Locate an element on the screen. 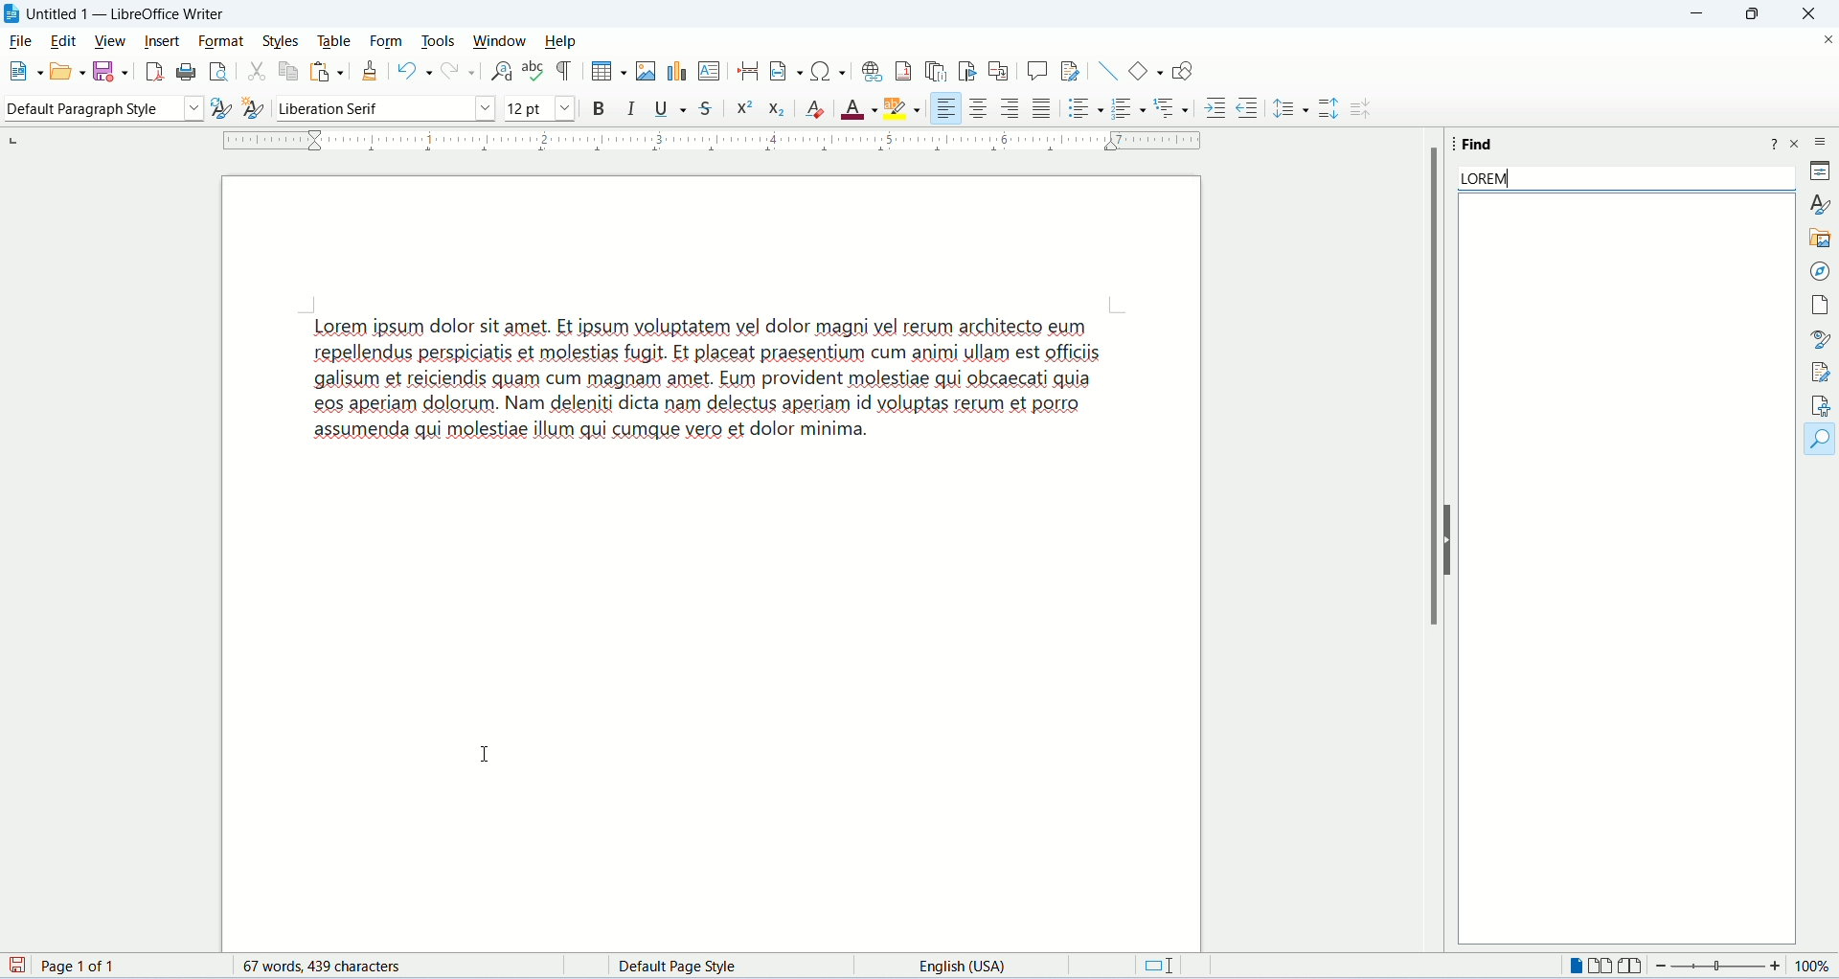 The width and height of the screenshot is (1839, 979). find and replace is located at coordinates (500, 72).